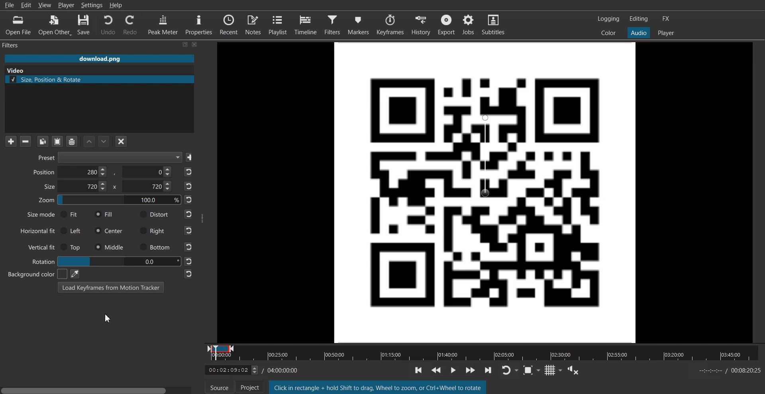  Describe the element at coordinates (37, 231) in the screenshot. I see `Horizontal Fit` at that location.